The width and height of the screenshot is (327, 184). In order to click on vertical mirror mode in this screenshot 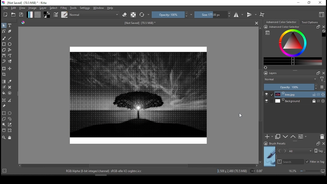, I will do `click(252, 15)`.